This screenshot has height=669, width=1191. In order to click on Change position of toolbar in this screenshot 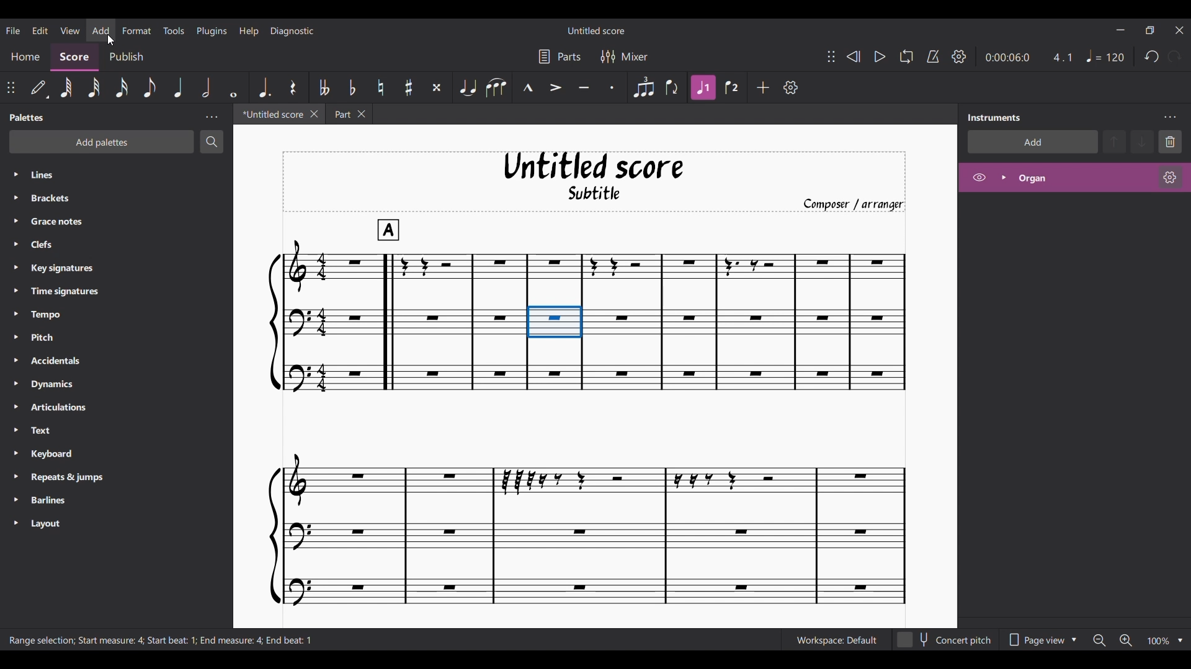, I will do `click(831, 56)`.